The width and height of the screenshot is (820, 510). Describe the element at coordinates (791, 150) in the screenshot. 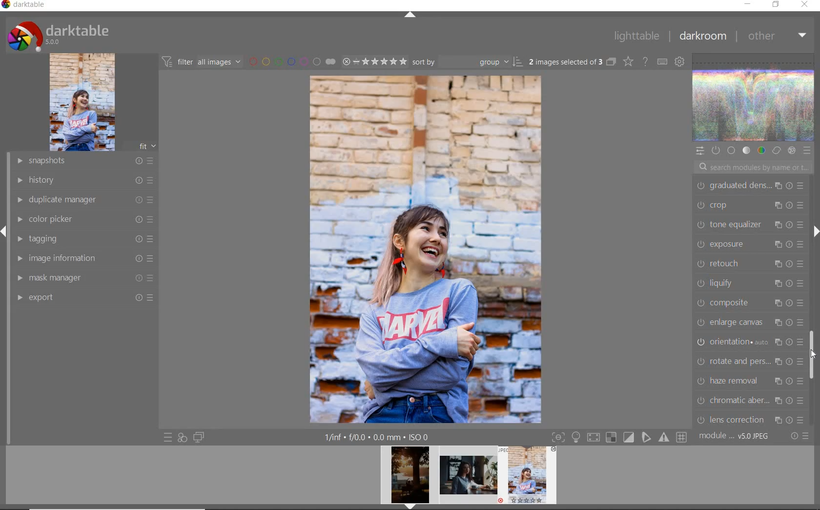

I see `effect` at that location.